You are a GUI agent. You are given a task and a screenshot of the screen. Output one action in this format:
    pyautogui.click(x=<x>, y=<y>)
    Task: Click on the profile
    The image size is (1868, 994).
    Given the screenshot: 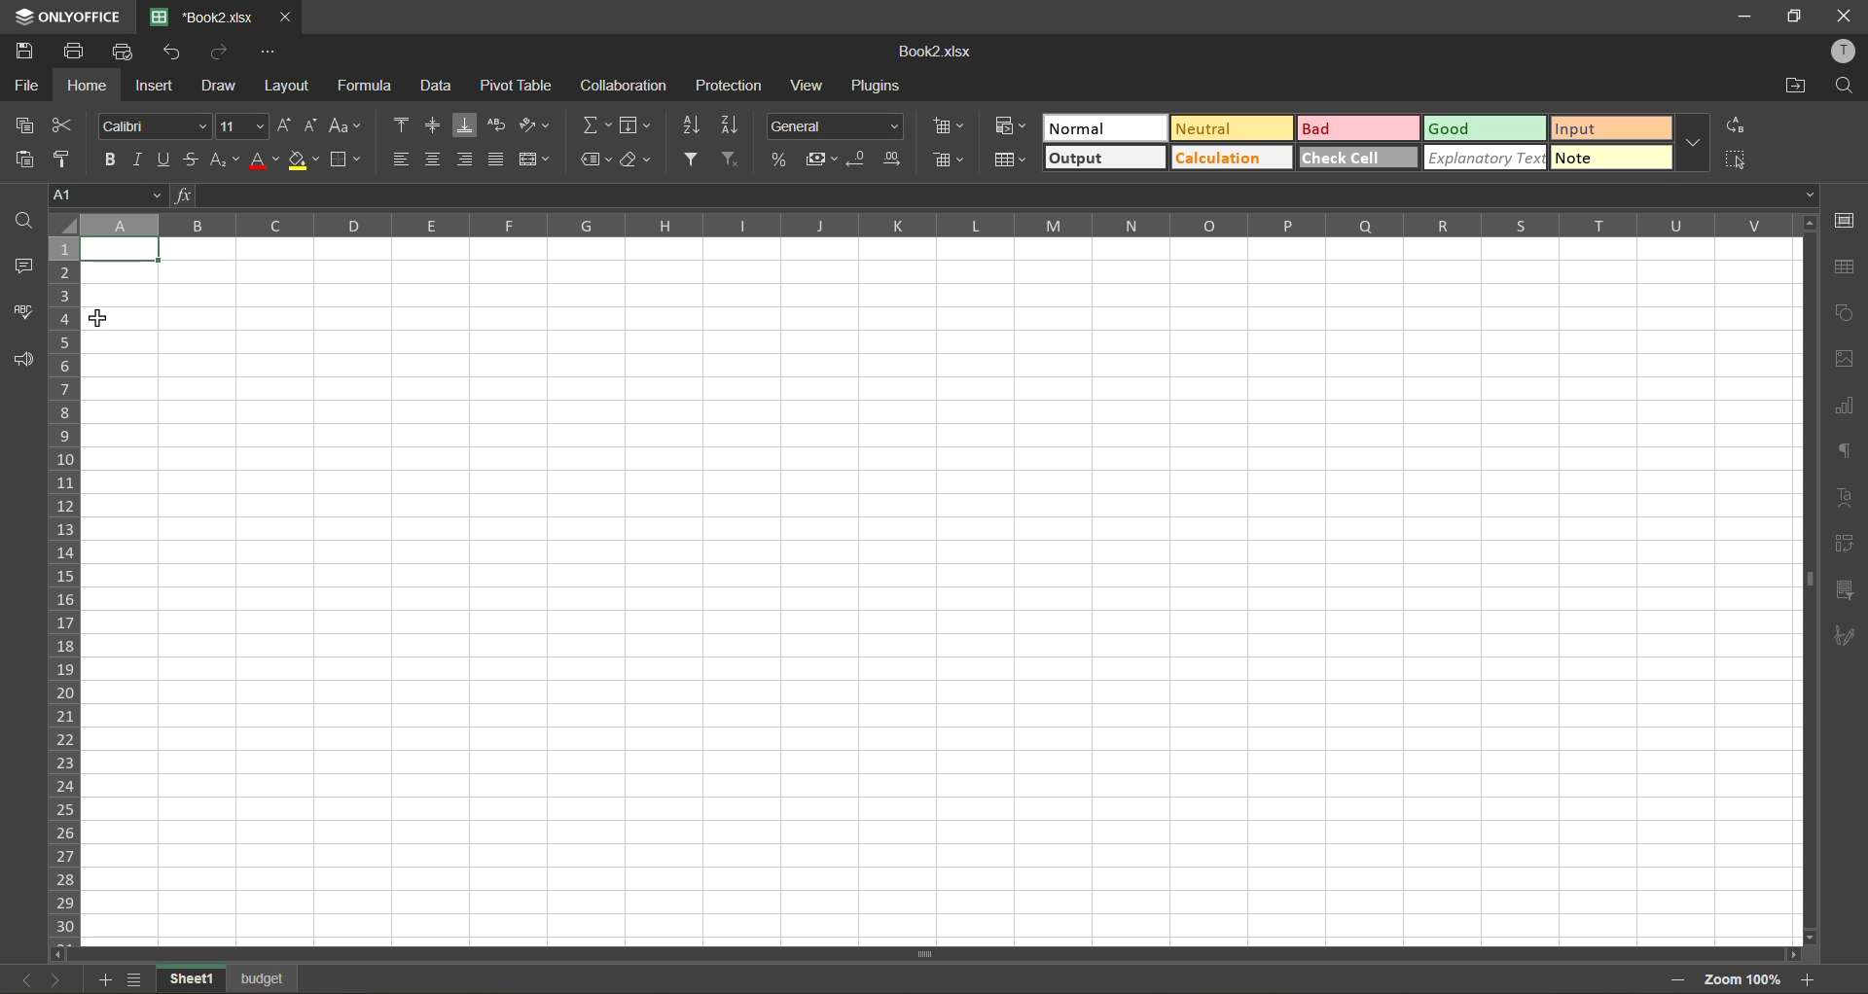 What is the action you would take?
    pyautogui.click(x=1841, y=53)
    